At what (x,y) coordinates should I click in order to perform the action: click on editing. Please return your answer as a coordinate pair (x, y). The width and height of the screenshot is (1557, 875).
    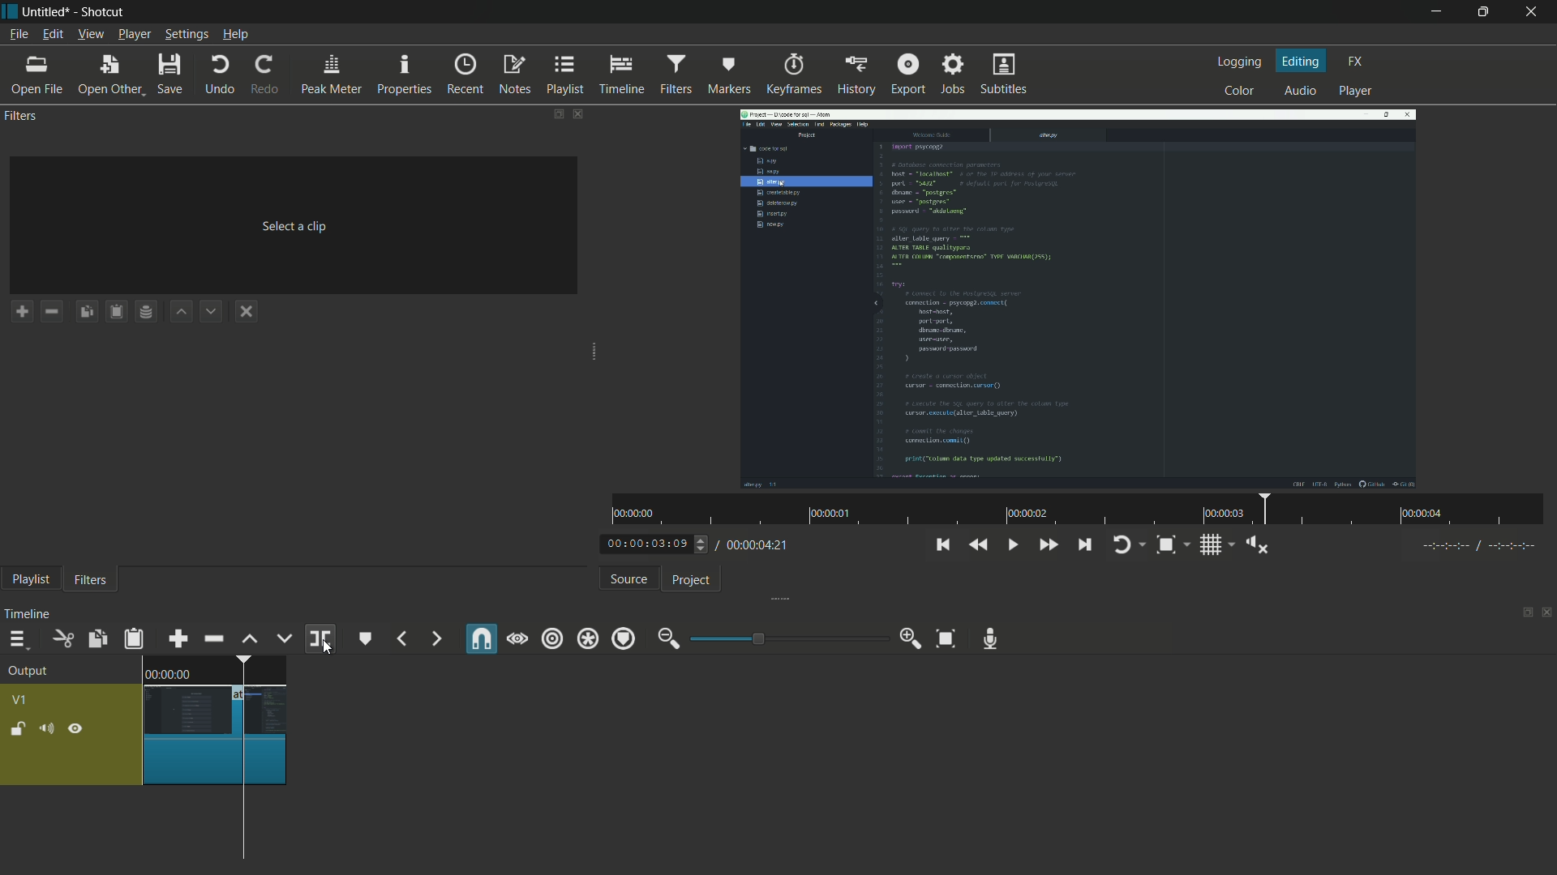
    Looking at the image, I should click on (1302, 61).